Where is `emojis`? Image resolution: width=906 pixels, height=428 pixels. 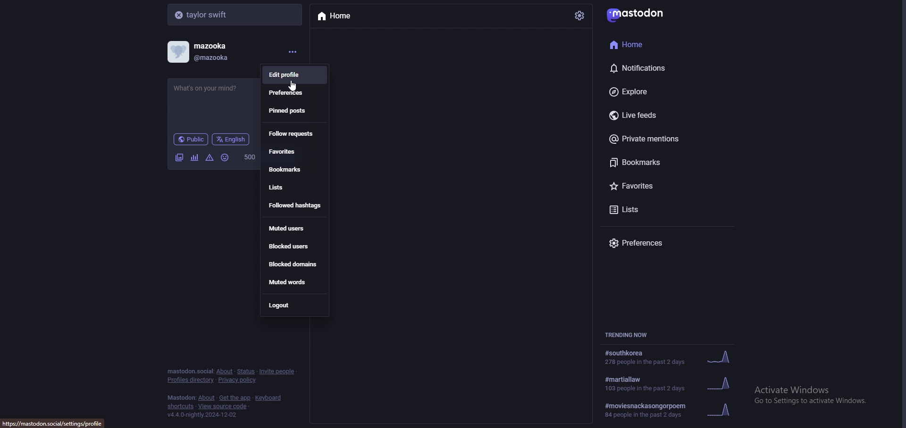 emojis is located at coordinates (225, 157).